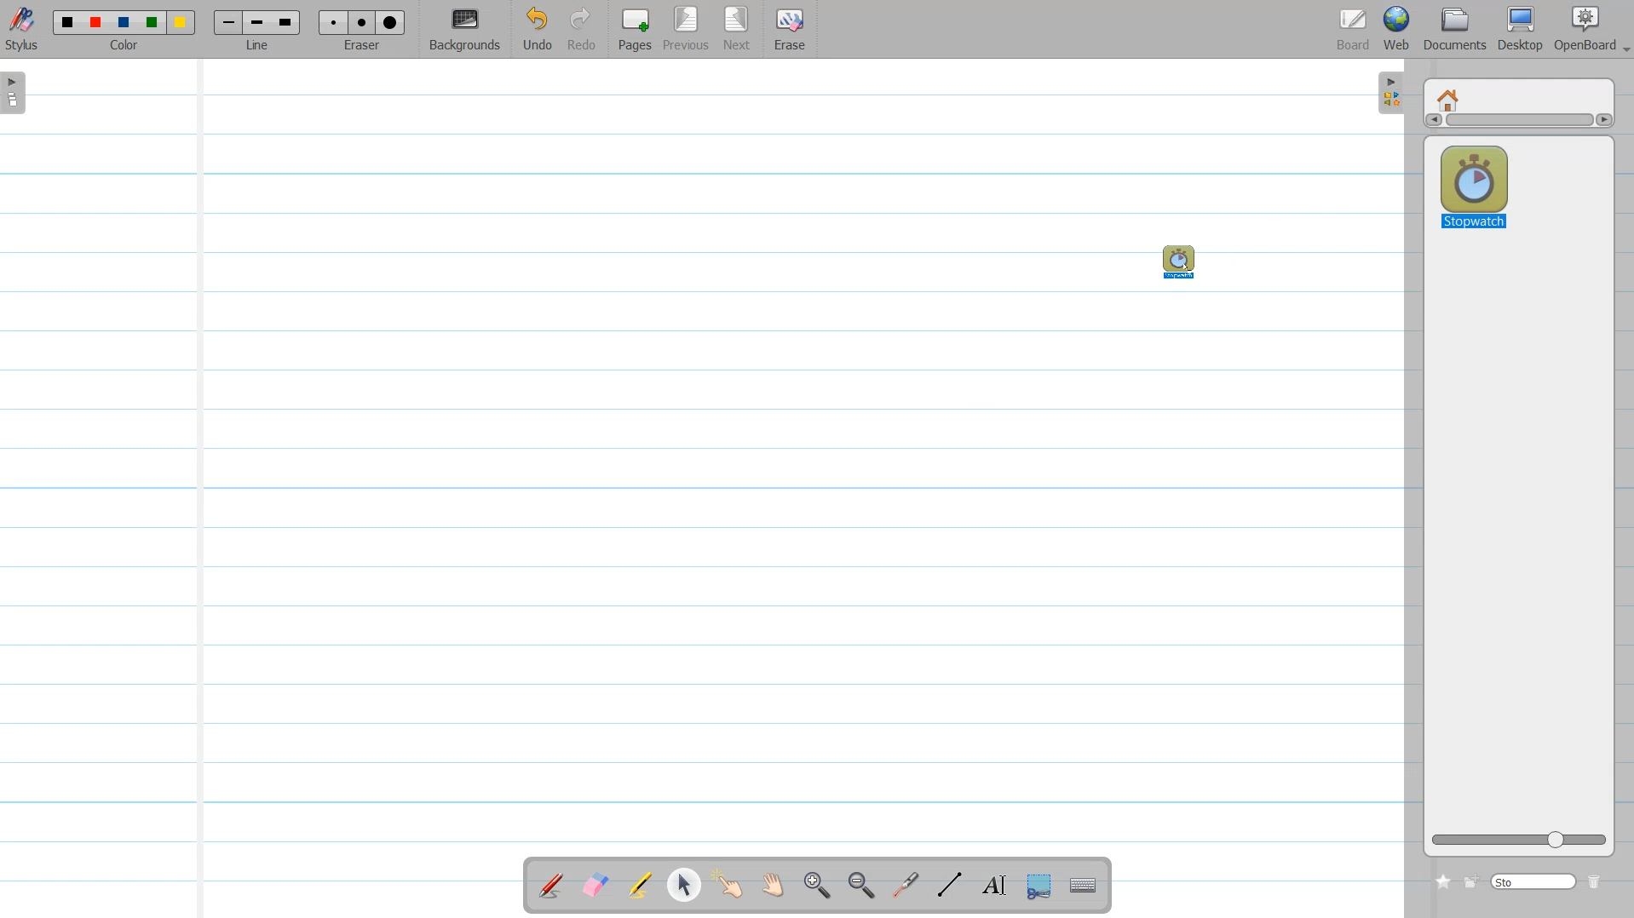 Image resolution: width=1634 pixels, height=918 pixels. I want to click on Virtual laser pointer, so click(906, 886).